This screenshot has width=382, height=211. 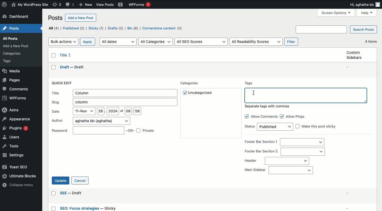 I want to click on All, so click(x=53, y=28).